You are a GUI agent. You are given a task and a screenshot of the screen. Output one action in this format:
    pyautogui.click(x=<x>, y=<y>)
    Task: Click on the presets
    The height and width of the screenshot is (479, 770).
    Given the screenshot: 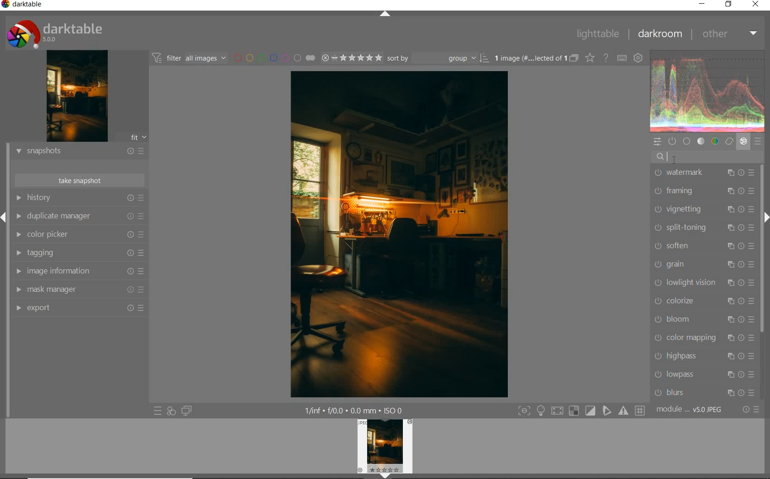 What is the action you would take?
    pyautogui.click(x=758, y=142)
    